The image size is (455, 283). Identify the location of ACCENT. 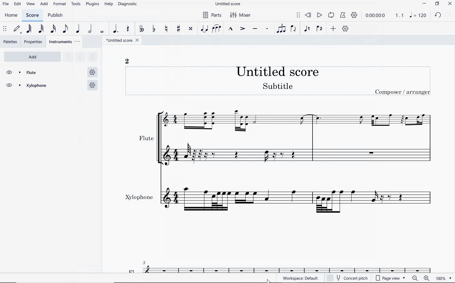
(242, 28).